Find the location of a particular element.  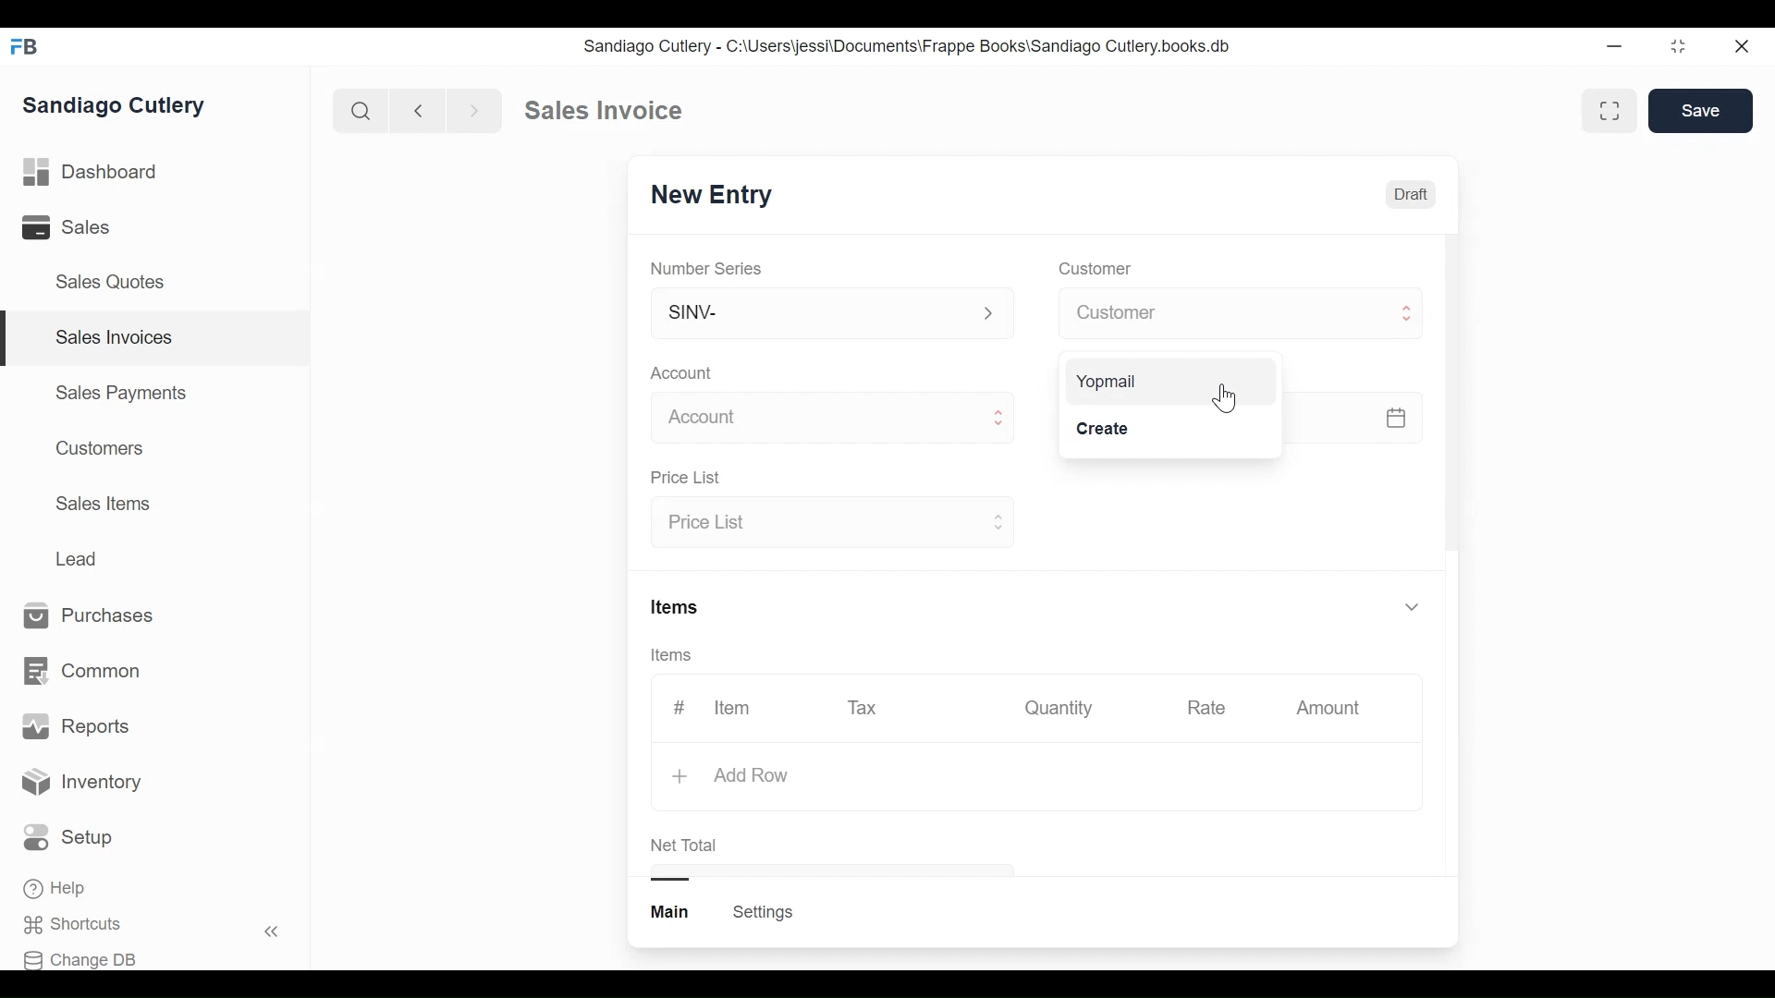

Settings is located at coordinates (765, 912).